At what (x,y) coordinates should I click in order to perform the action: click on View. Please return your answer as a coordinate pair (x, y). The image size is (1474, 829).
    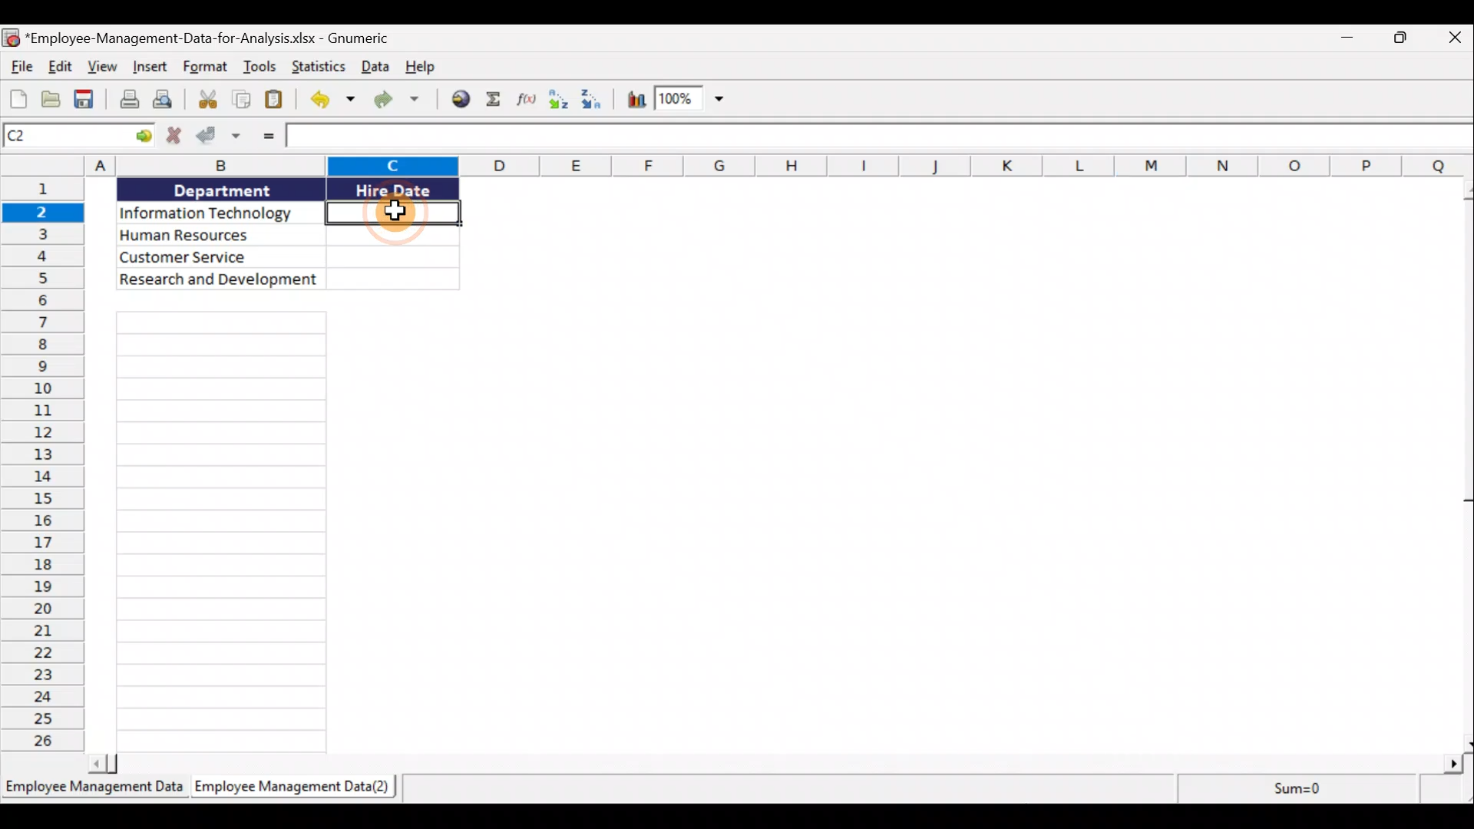
    Looking at the image, I should click on (105, 68).